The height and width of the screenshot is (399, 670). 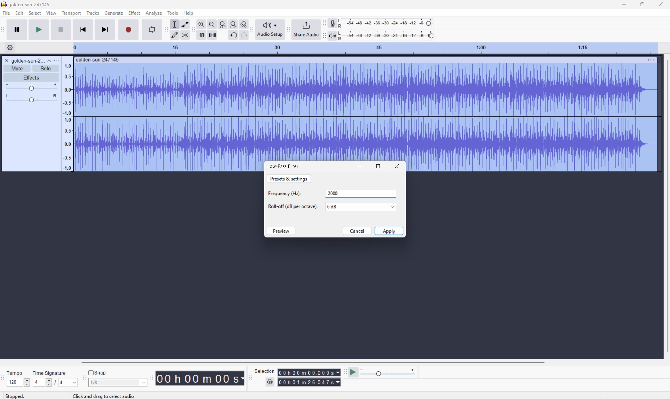 What do you see at coordinates (332, 36) in the screenshot?
I see `Playback meter` at bounding box center [332, 36].